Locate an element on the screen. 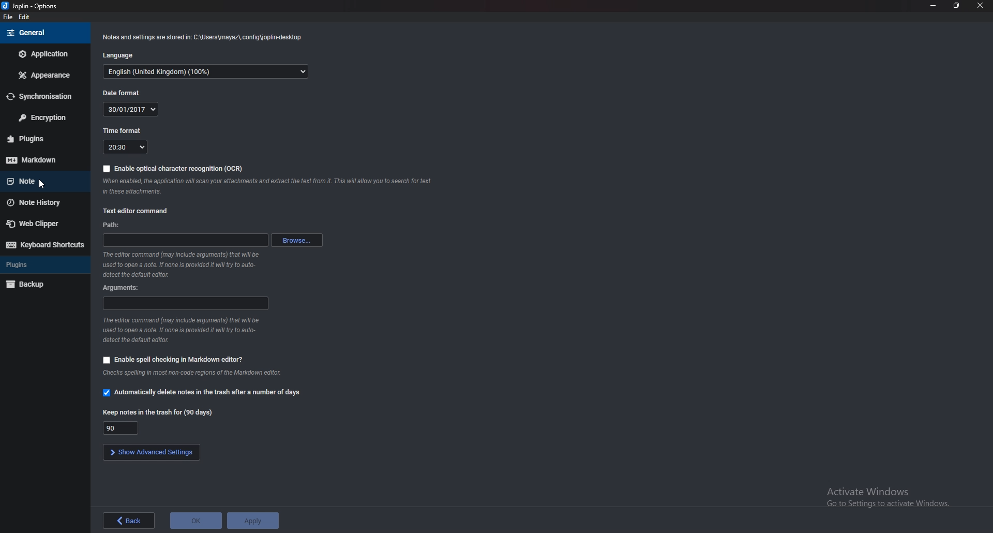 The width and height of the screenshot is (993, 533). Automatically delete notes is located at coordinates (203, 392).